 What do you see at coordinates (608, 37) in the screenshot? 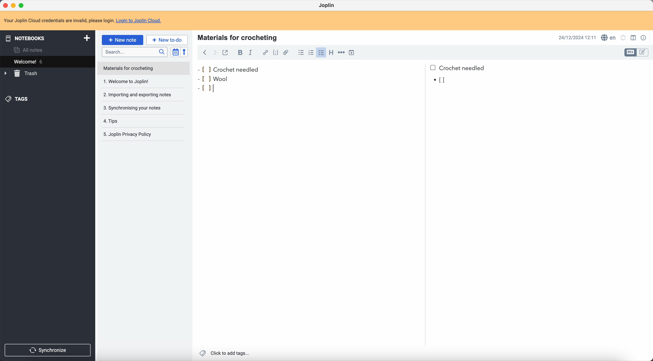
I see `spell checker` at bounding box center [608, 37].